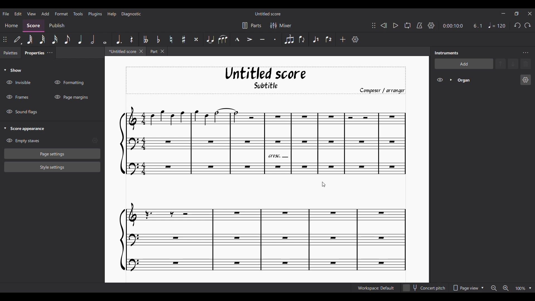 This screenshot has width=535, height=301. I want to click on 8th note, so click(67, 40).